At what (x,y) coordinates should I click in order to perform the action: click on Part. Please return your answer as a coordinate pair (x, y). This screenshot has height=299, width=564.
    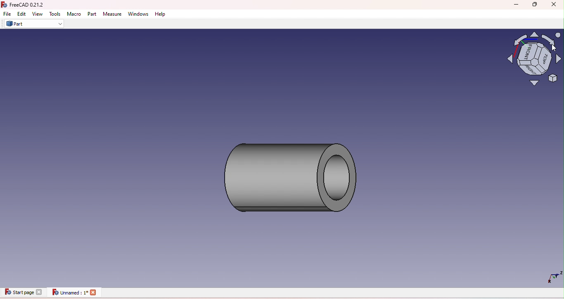
    Looking at the image, I should click on (35, 24).